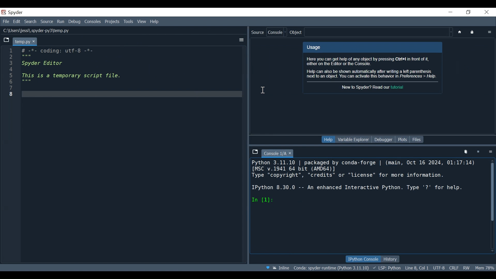 The width and height of the screenshot is (496, 279). What do you see at coordinates (489, 32) in the screenshot?
I see `More options` at bounding box center [489, 32].